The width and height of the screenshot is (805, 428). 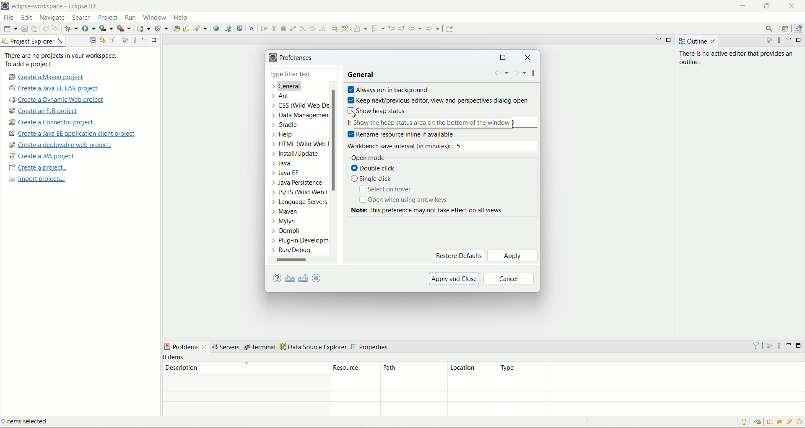 What do you see at coordinates (174, 357) in the screenshot?
I see `0 items` at bounding box center [174, 357].